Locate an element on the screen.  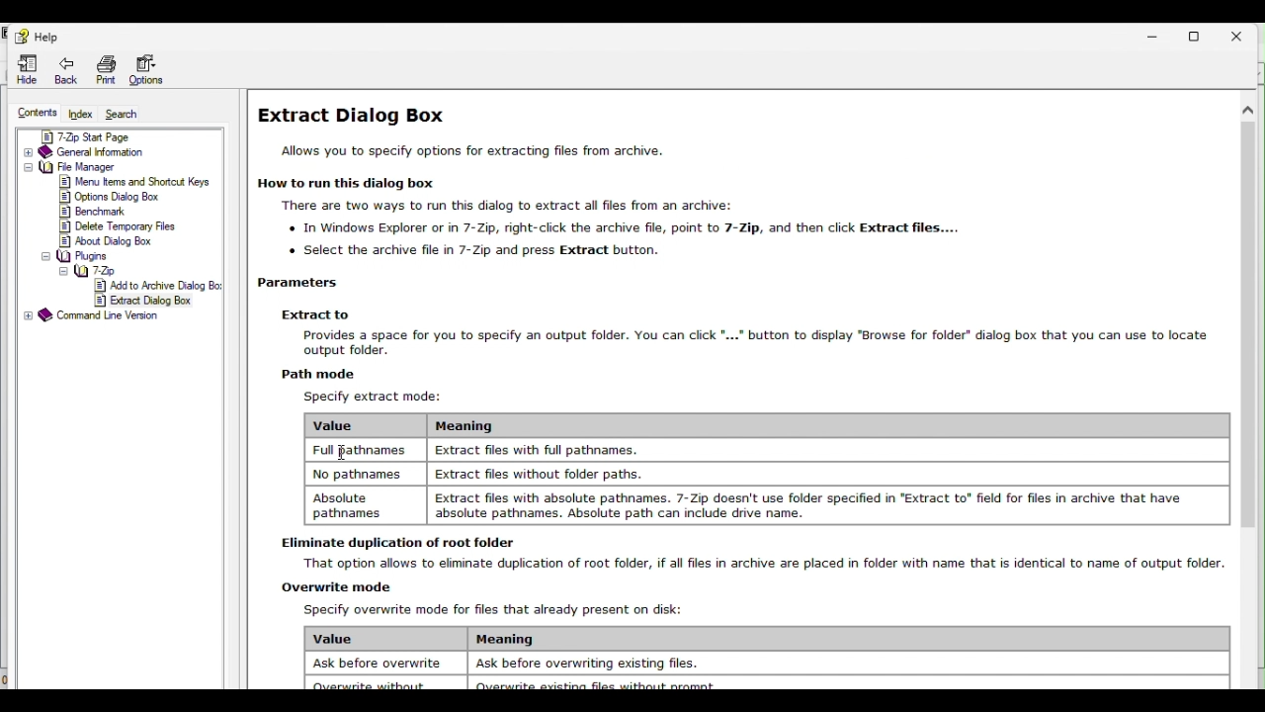
extract is located at coordinates (538, 474).